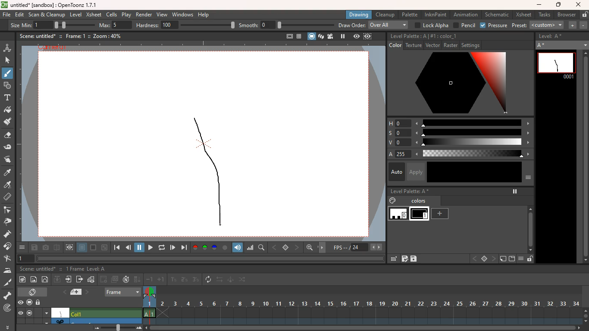 The height and width of the screenshot is (331, 589). What do you see at coordinates (116, 279) in the screenshot?
I see `screens` at bounding box center [116, 279].